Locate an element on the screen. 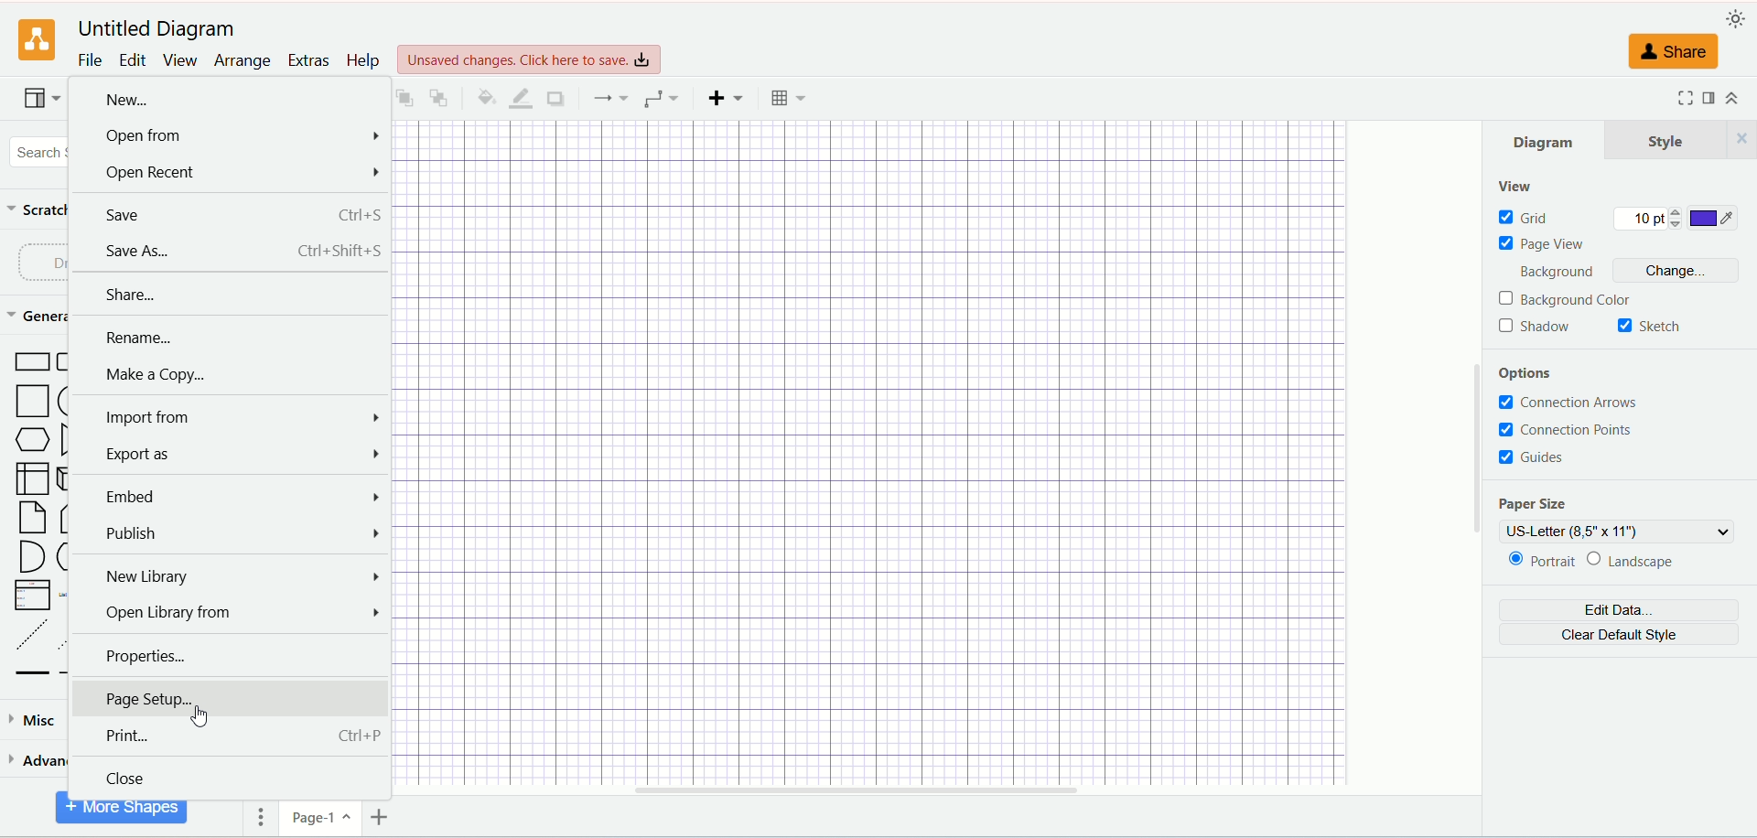 Image resolution: width=1757 pixels, height=838 pixels. edit is located at coordinates (135, 59).